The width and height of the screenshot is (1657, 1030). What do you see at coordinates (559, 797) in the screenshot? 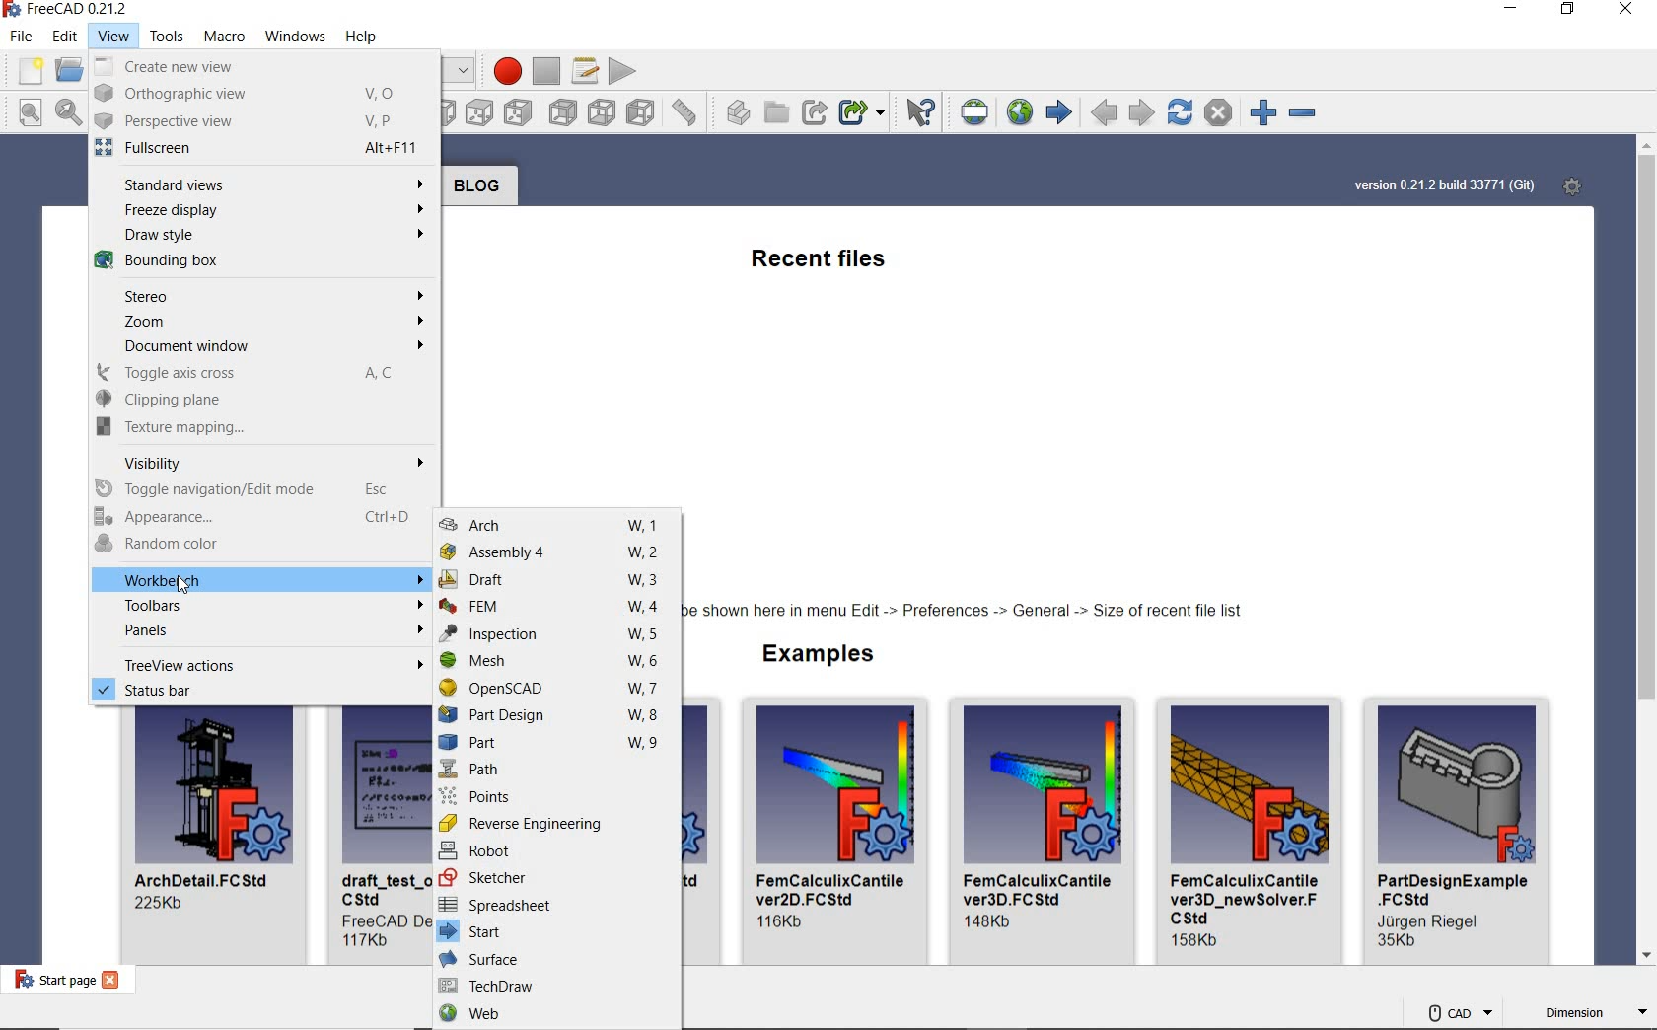
I see `points` at bounding box center [559, 797].